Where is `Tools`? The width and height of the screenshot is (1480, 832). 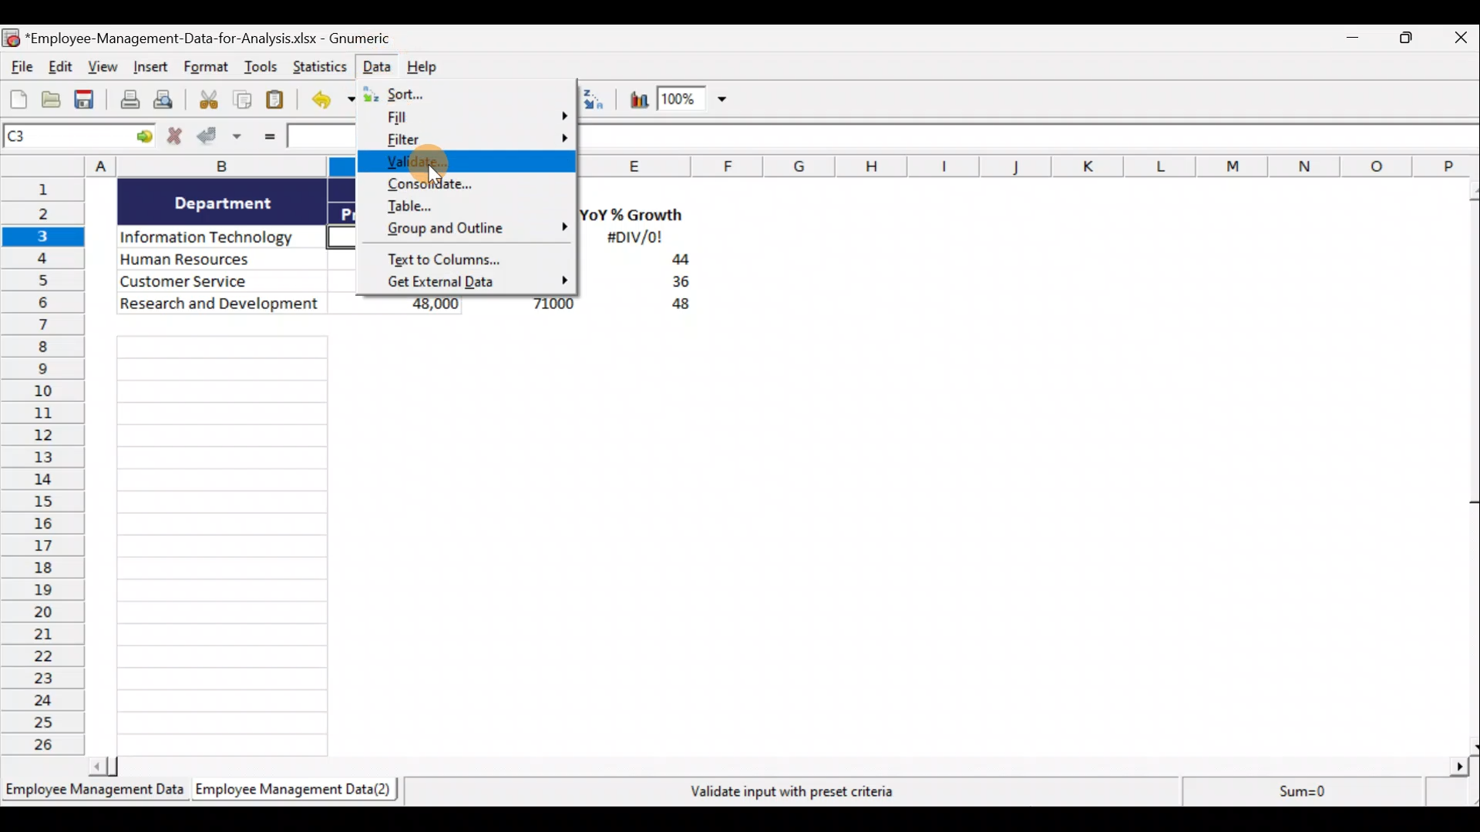 Tools is located at coordinates (261, 69).